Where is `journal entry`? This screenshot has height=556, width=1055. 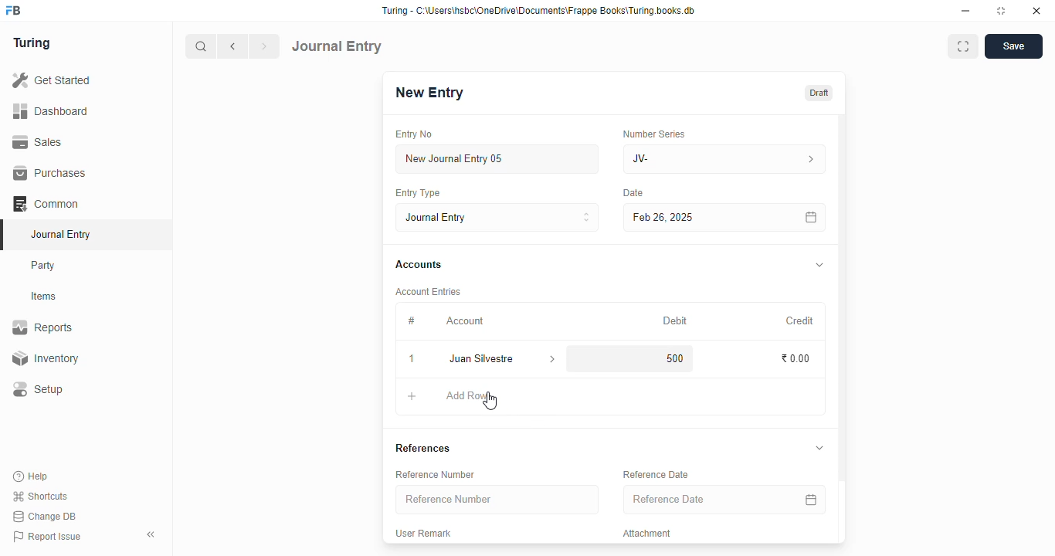 journal entry is located at coordinates (498, 217).